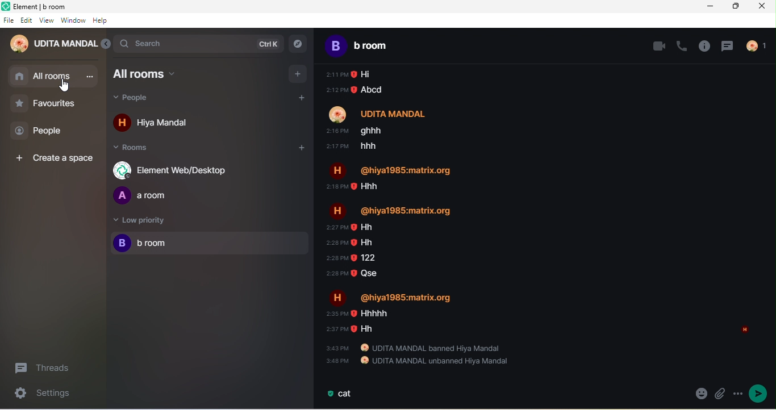  I want to click on all rooms, so click(42, 77).